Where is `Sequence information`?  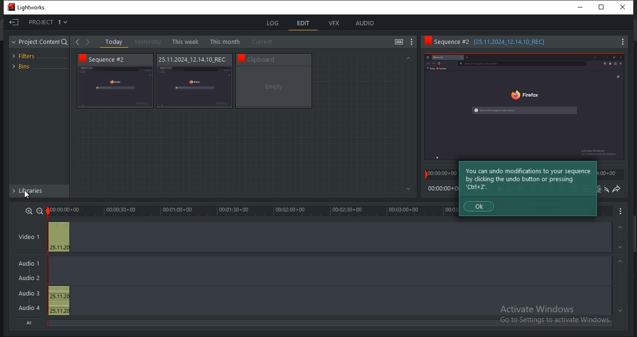
Sequence information is located at coordinates (192, 60).